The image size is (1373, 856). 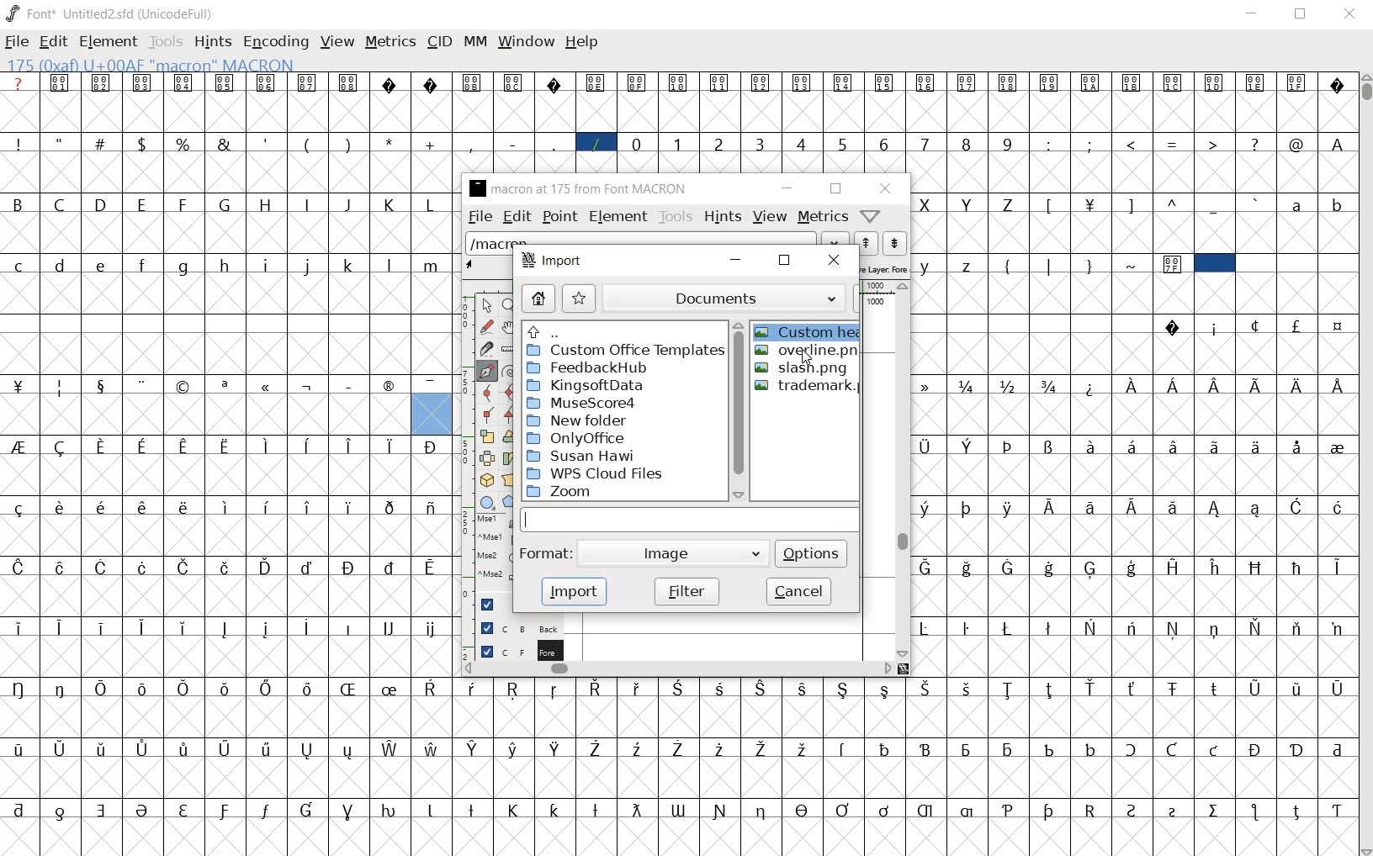 What do you see at coordinates (227, 629) in the screenshot?
I see `Symbol` at bounding box center [227, 629].